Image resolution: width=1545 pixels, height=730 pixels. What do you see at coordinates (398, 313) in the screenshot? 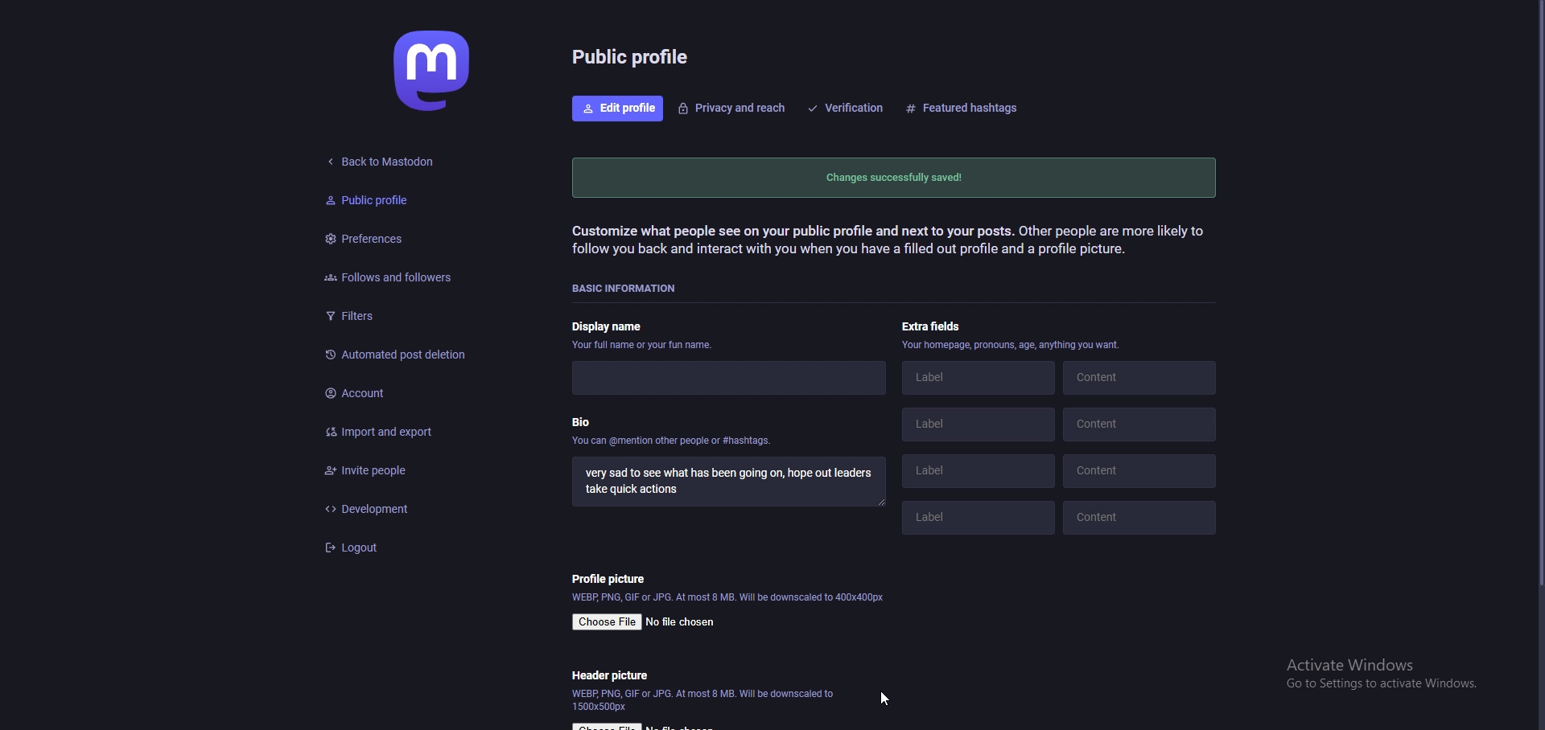
I see `filters` at bounding box center [398, 313].